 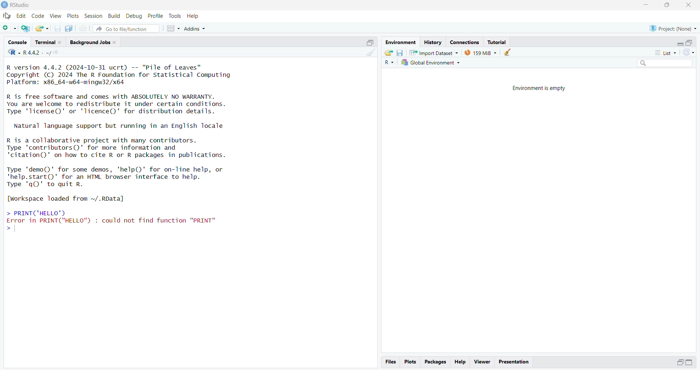 What do you see at coordinates (10, 28) in the screenshot?
I see `new file` at bounding box center [10, 28].